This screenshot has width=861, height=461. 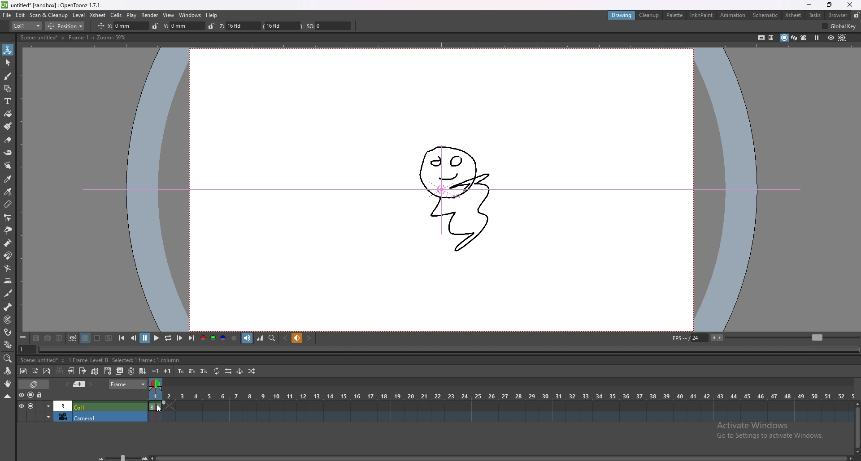 What do you see at coordinates (78, 15) in the screenshot?
I see `level` at bounding box center [78, 15].